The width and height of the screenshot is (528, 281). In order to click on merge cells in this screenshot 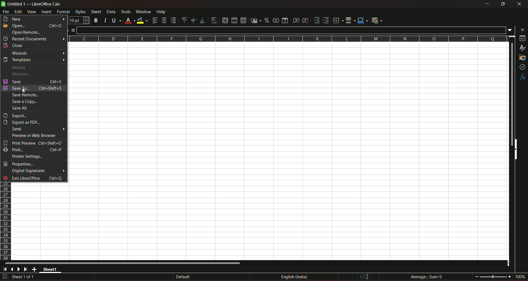, I will do `click(234, 20)`.